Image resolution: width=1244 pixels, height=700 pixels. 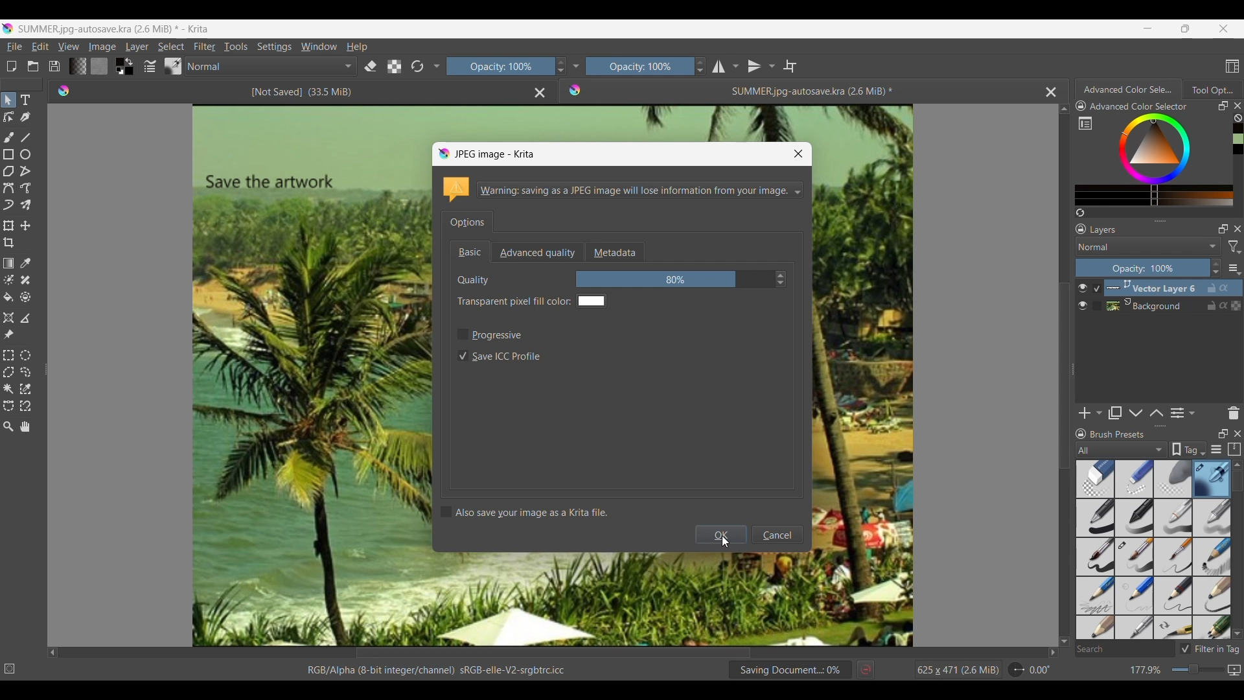 I want to click on Freehand selection tool, so click(x=25, y=372).